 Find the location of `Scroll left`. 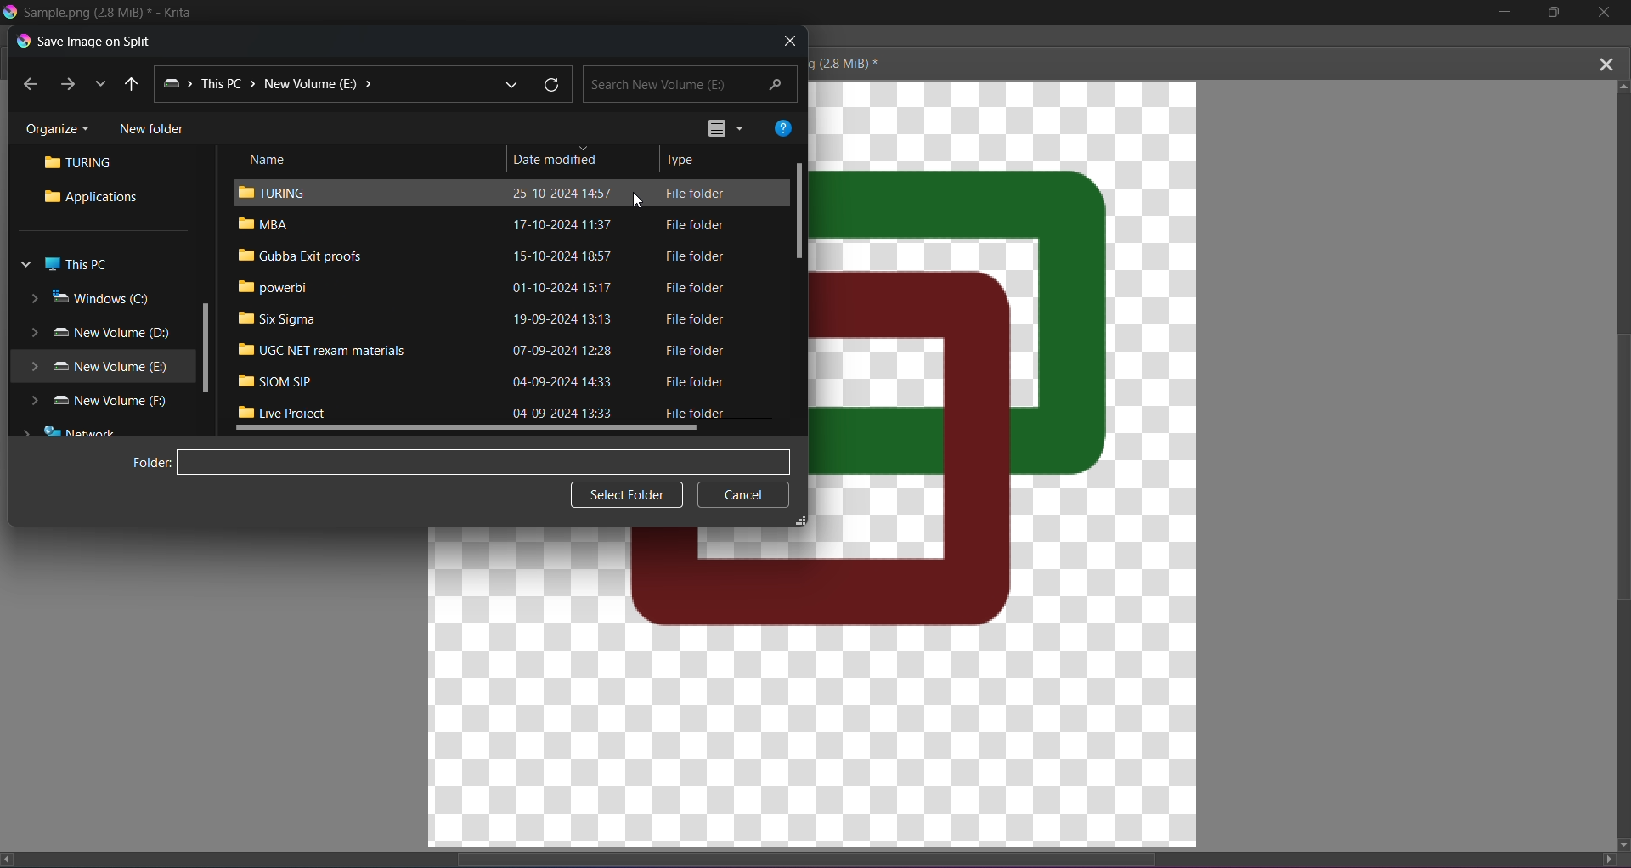

Scroll left is located at coordinates (11, 859).